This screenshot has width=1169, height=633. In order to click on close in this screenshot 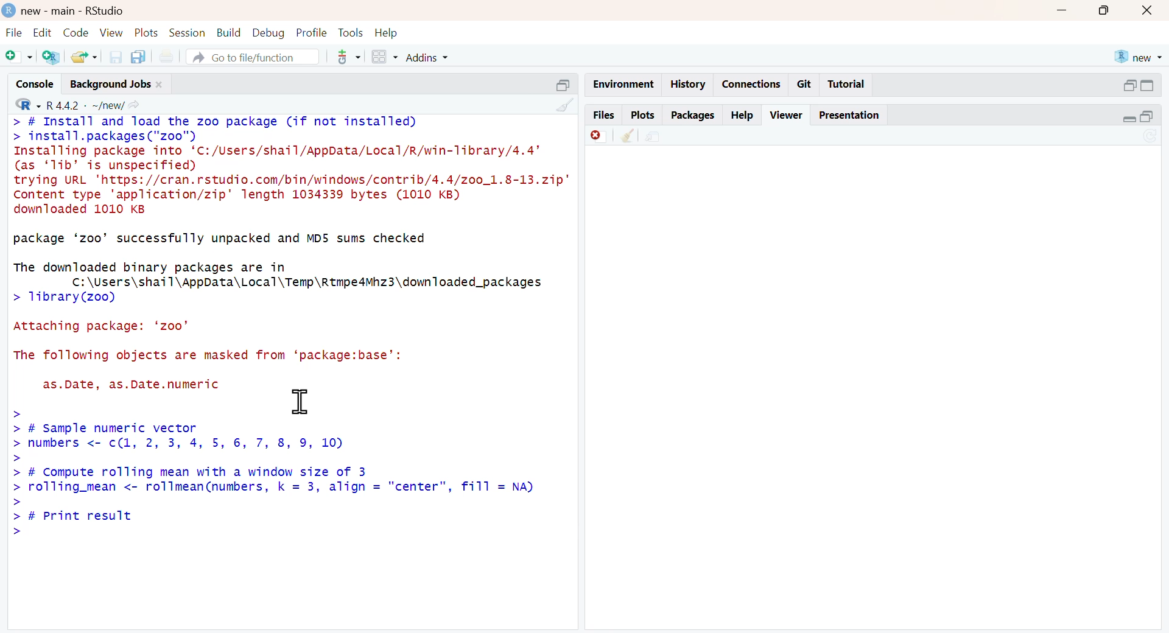, I will do `click(160, 85)`.